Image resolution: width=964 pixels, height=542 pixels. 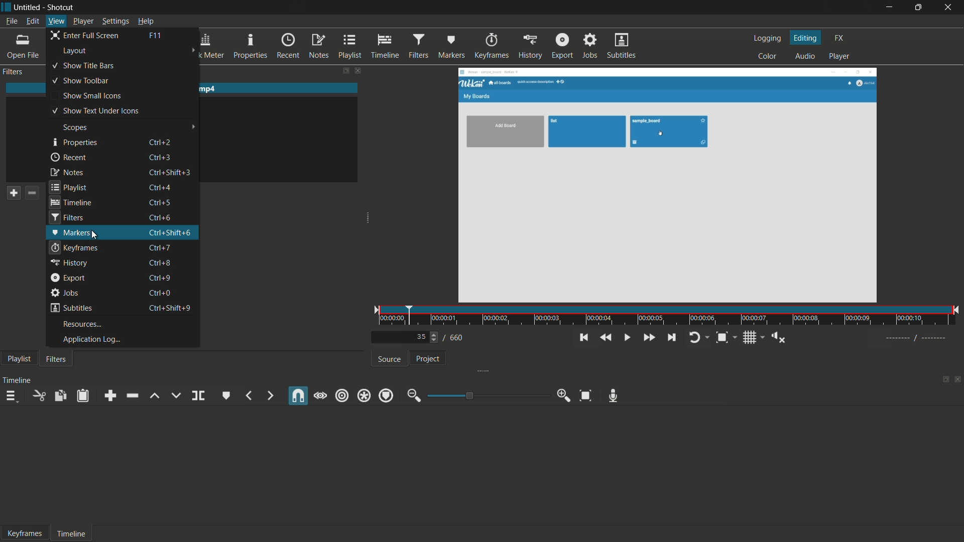 I want to click on paste, so click(x=83, y=395).